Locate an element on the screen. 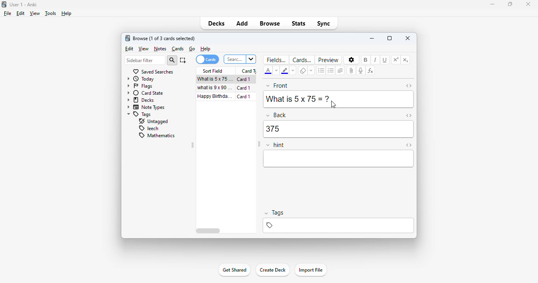 The width and height of the screenshot is (538, 283). What is 5 x 75=? is located at coordinates (297, 99).